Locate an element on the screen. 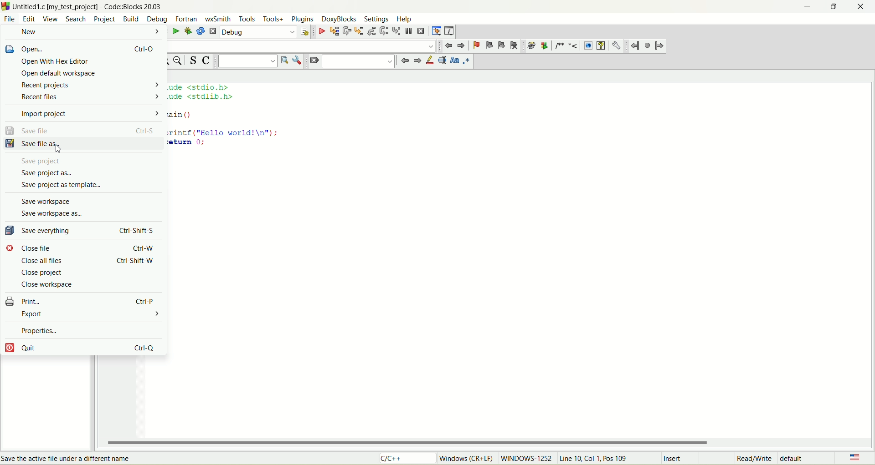 The width and height of the screenshot is (875, 465). select target dialog is located at coordinates (304, 32).